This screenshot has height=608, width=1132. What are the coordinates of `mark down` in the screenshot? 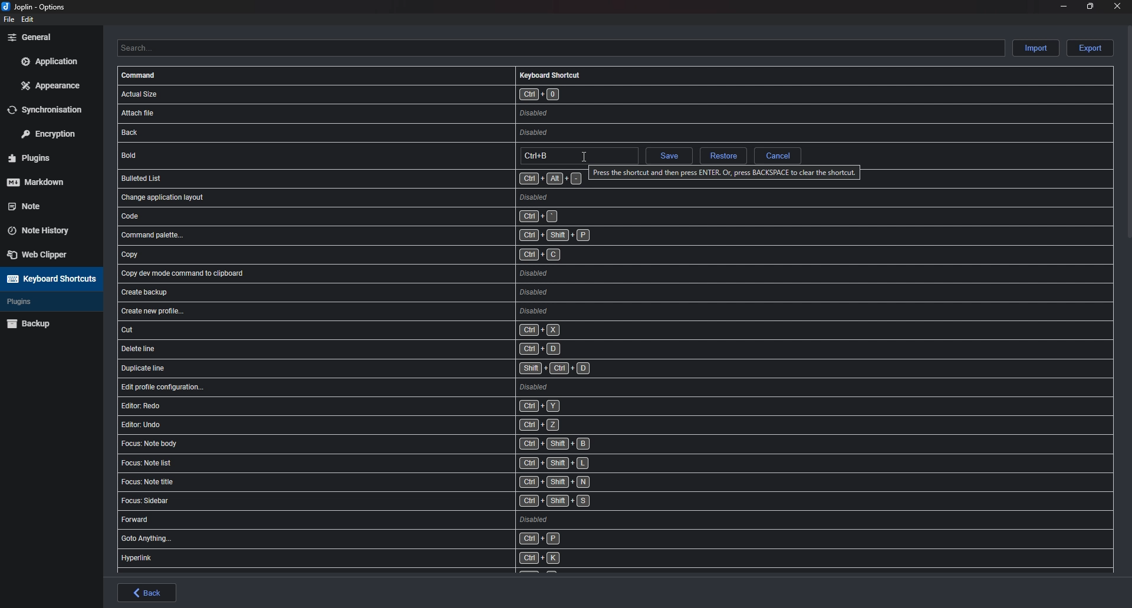 It's located at (45, 181).